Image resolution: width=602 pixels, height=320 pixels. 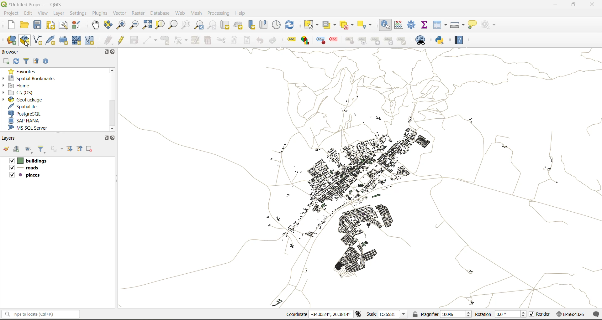 What do you see at coordinates (26, 106) in the screenshot?
I see `spatialite` at bounding box center [26, 106].